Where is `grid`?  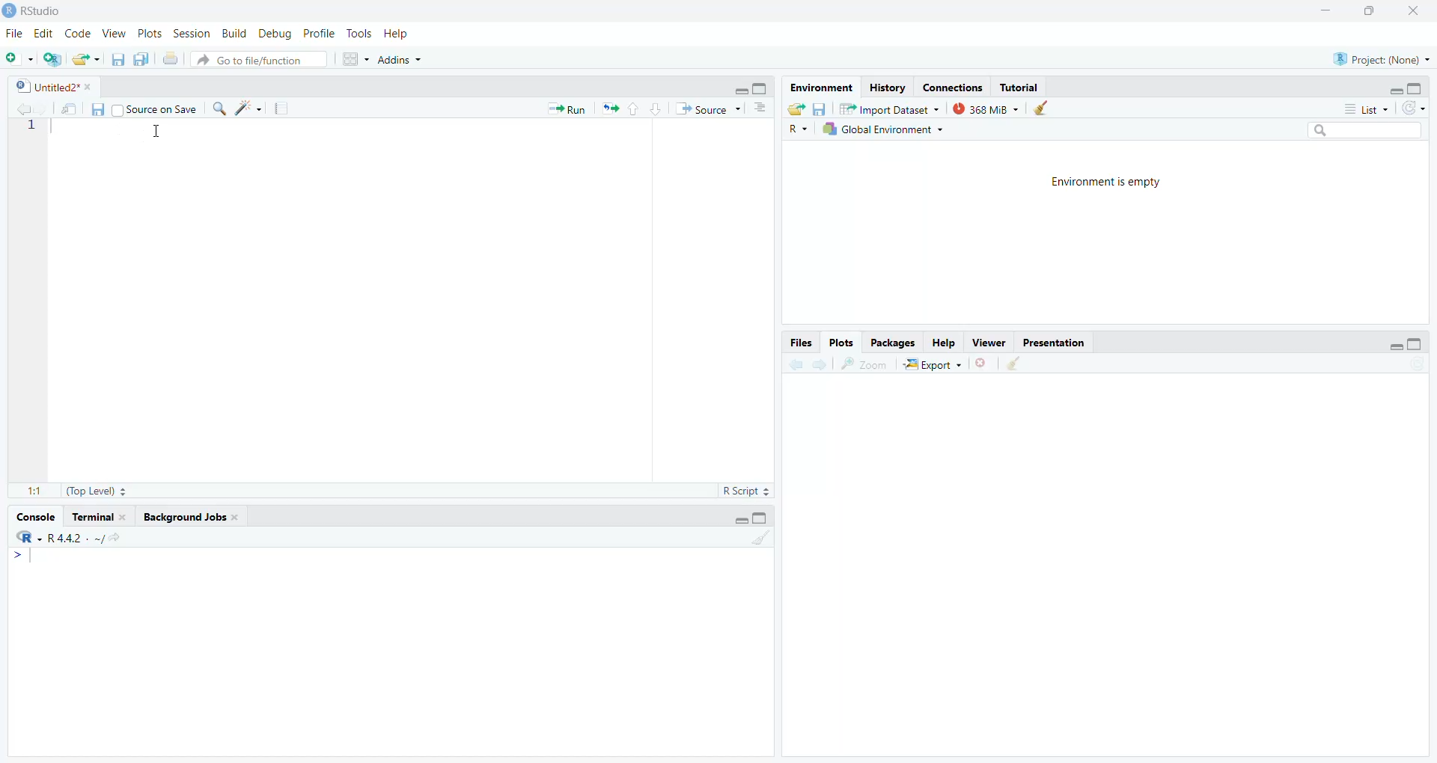
grid is located at coordinates (355, 62).